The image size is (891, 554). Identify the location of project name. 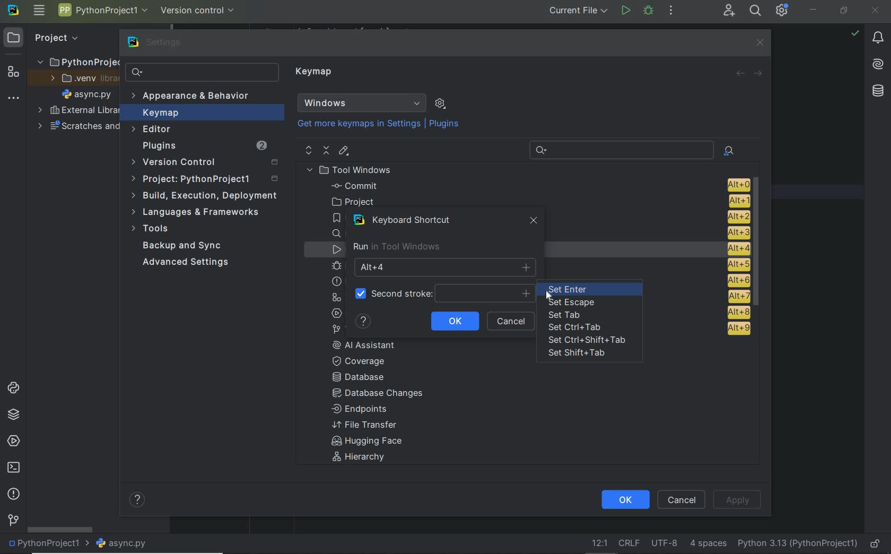
(46, 544).